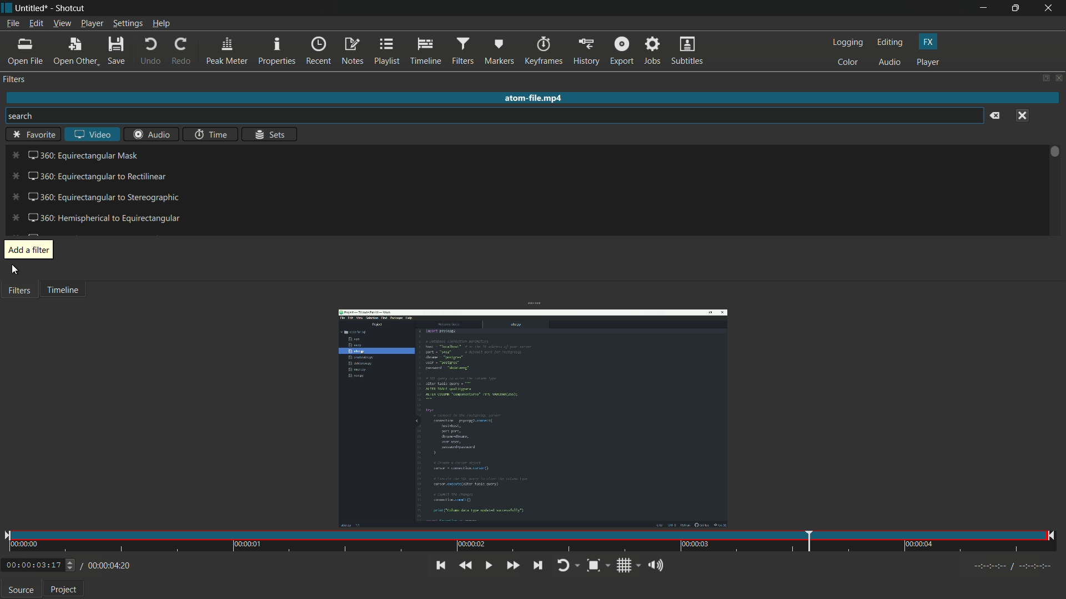 The height and width of the screenshot is (599, 1066). I want to click on cursor, so click(15, 270).